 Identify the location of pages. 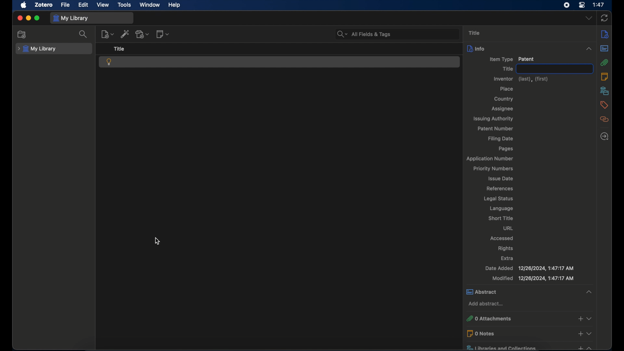
(506, 149).